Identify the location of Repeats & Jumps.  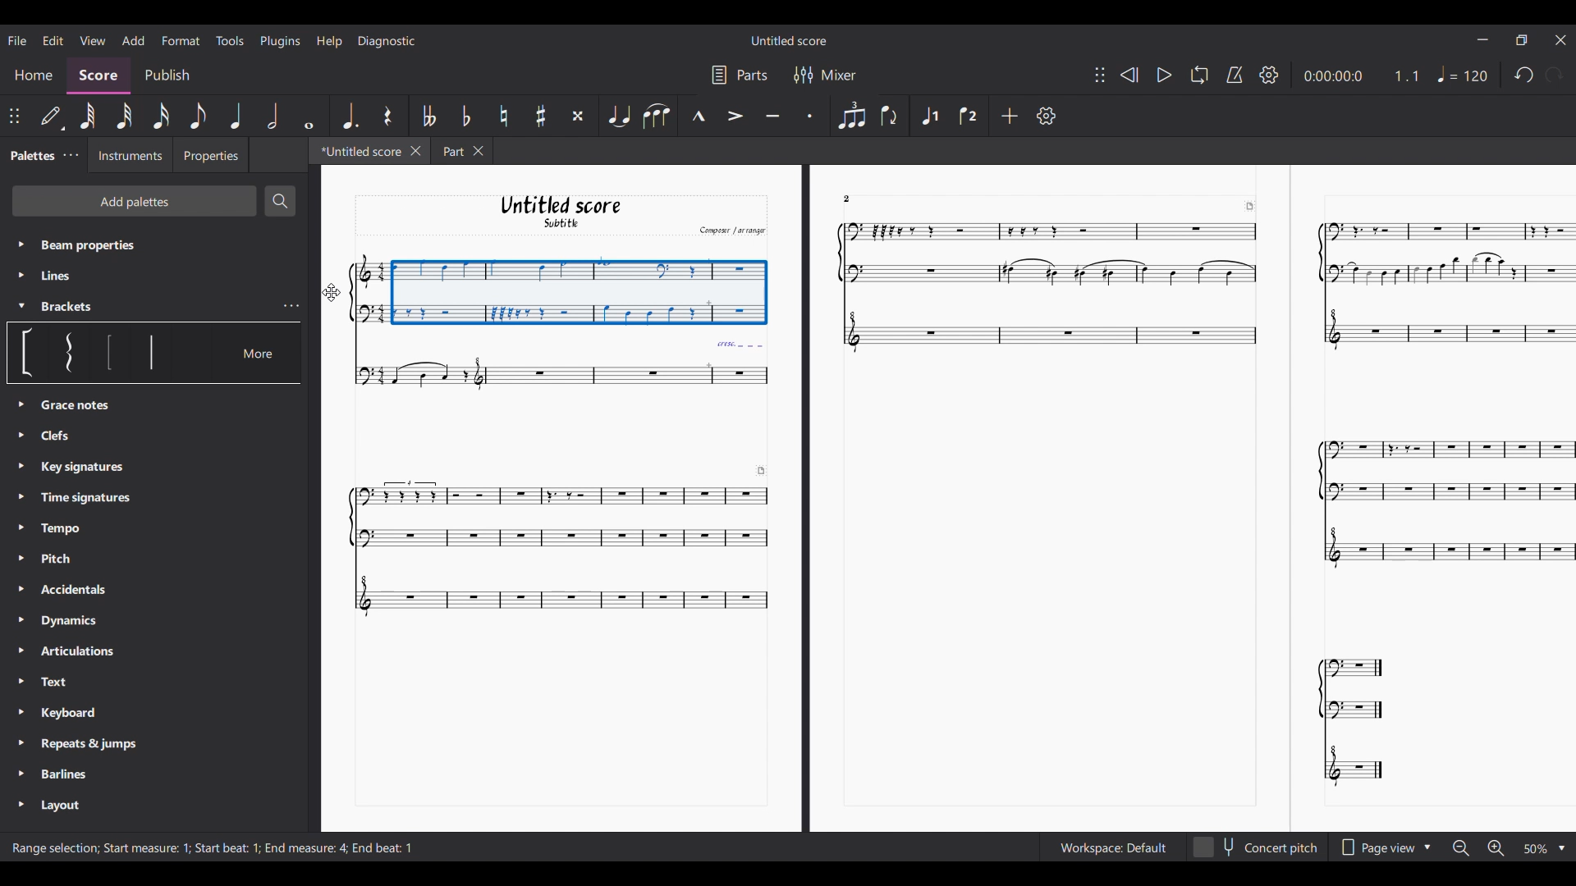
(89, 743).